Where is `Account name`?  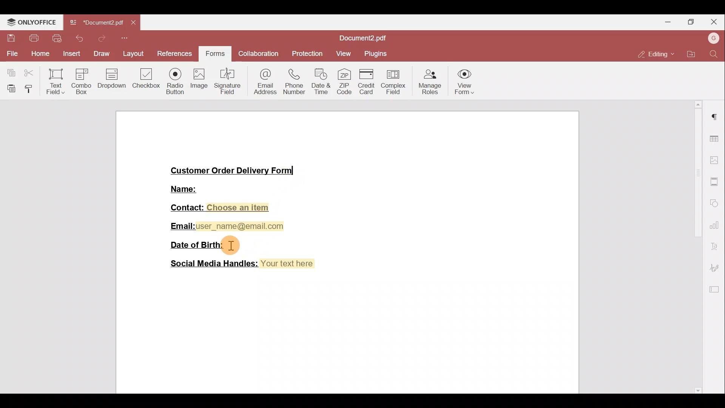 Account name is located at coordinates (713, 38).